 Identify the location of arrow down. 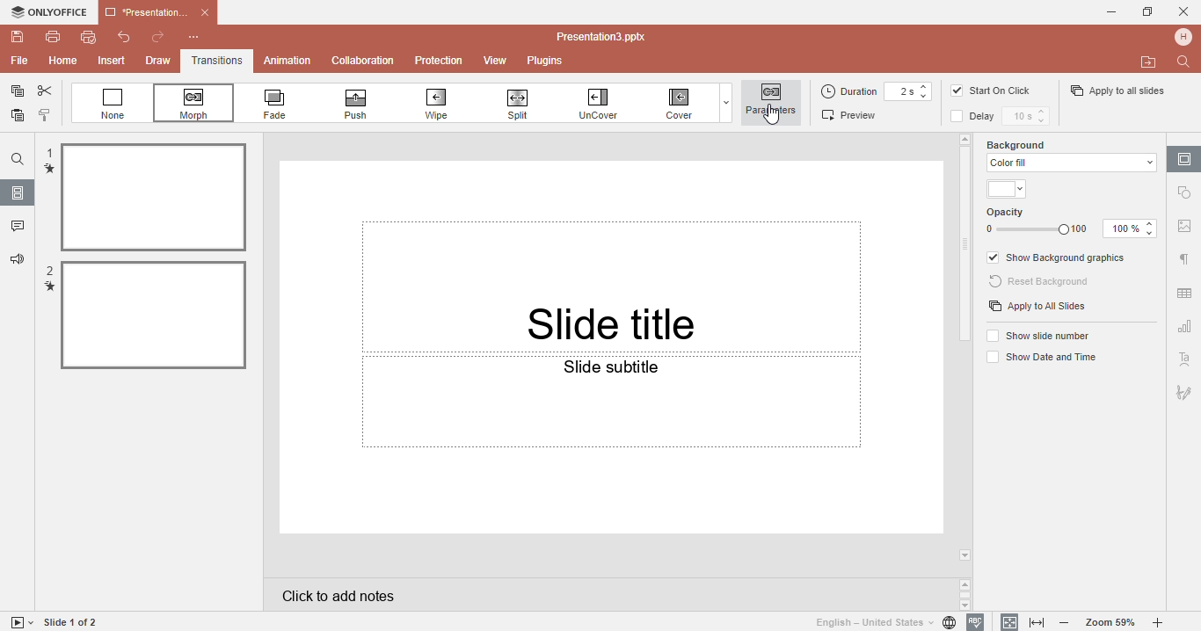
(966, 555).